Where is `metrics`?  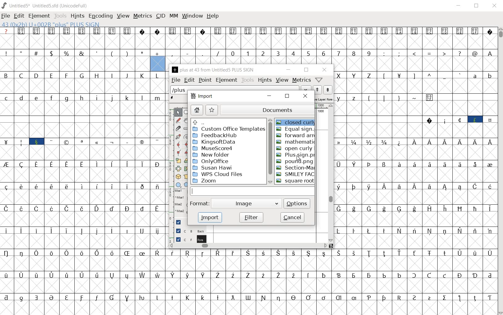 metrics is located at coordinates (142, 16).